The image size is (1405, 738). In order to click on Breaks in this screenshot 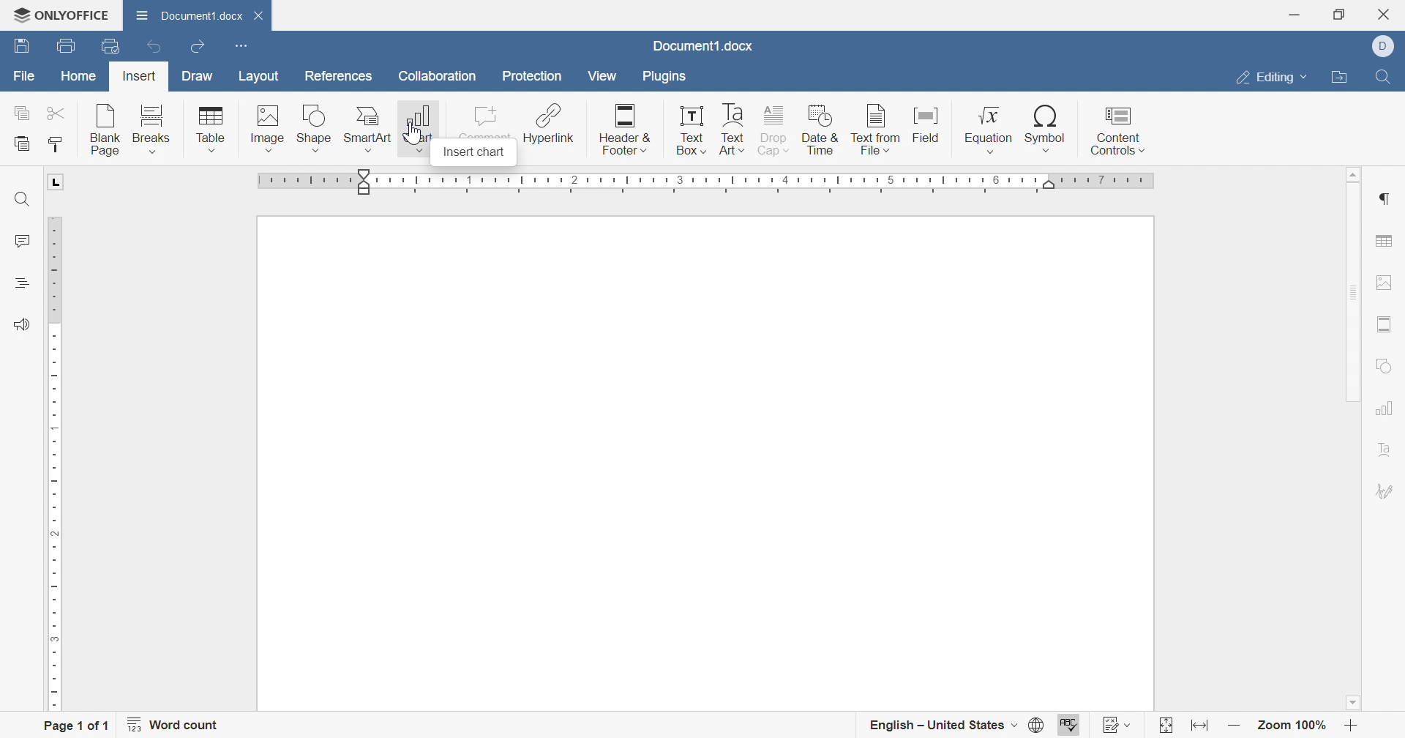, I will do `click(152, 128)`.